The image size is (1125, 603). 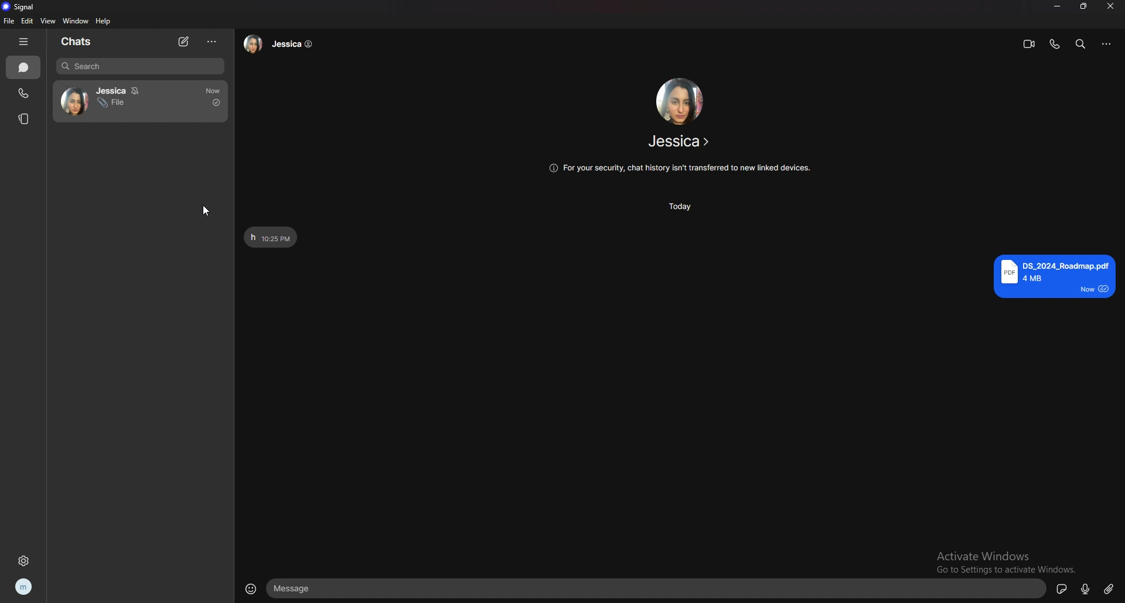 I want to click on time, so click(x=684, y=206).